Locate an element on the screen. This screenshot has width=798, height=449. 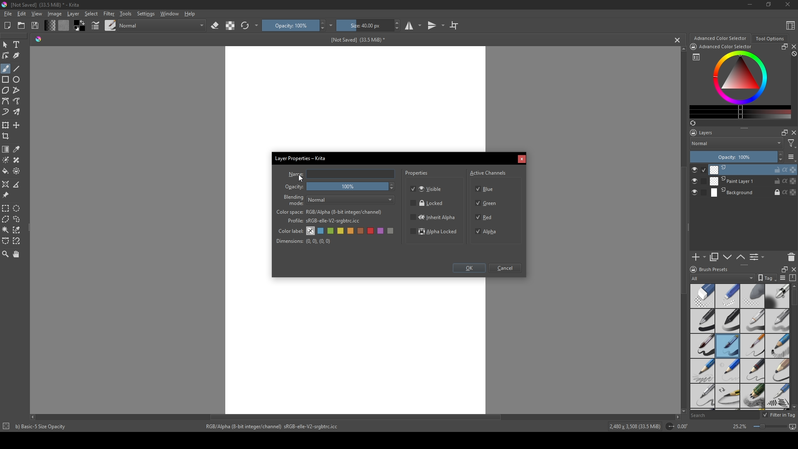
Close is located at coordinates (786, 5).